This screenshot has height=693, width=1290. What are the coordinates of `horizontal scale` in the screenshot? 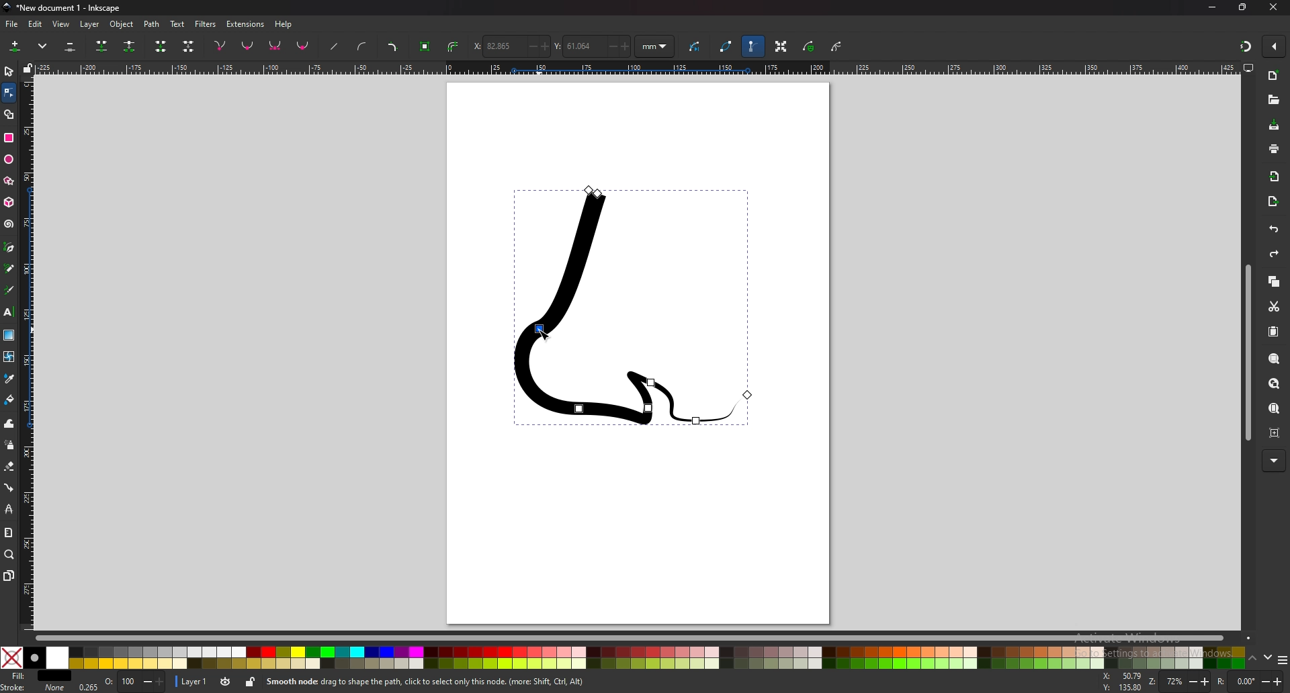 It's located at (636, 69).